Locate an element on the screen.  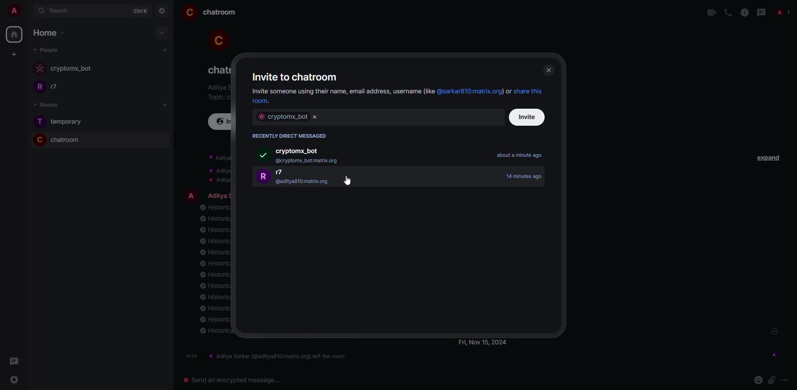
hyperlinks is located at coordinates (491, 92).